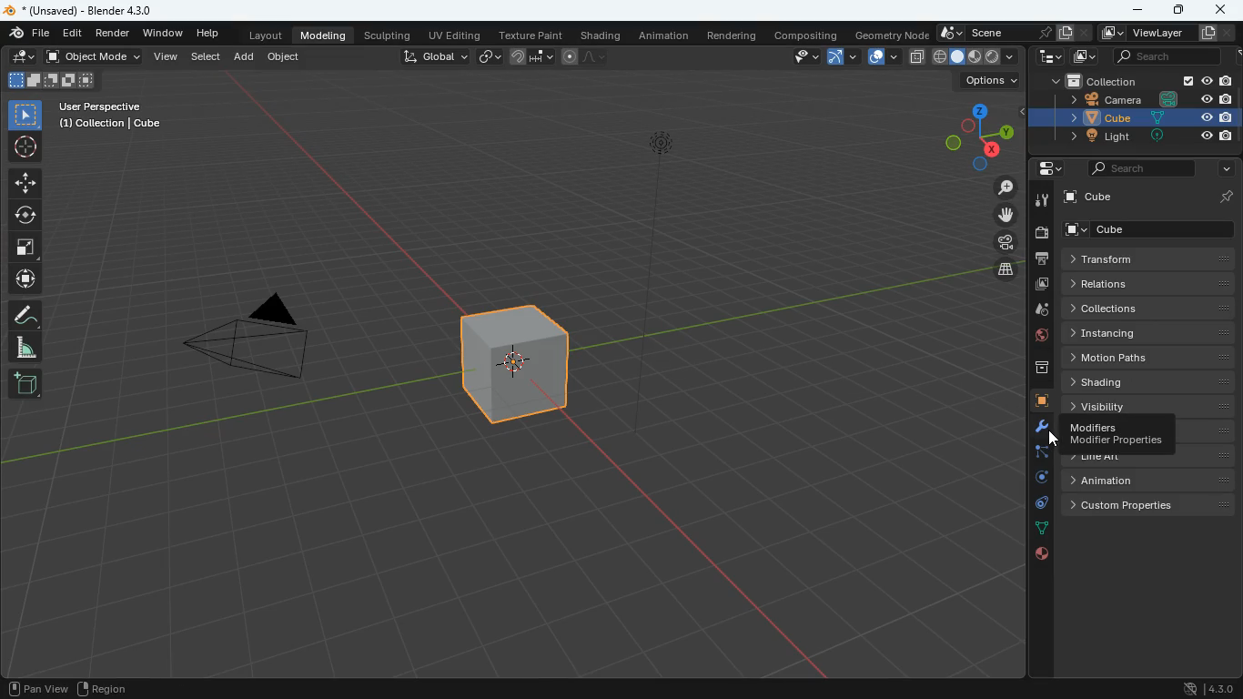  I want to click on movie, so click(1007, 243).